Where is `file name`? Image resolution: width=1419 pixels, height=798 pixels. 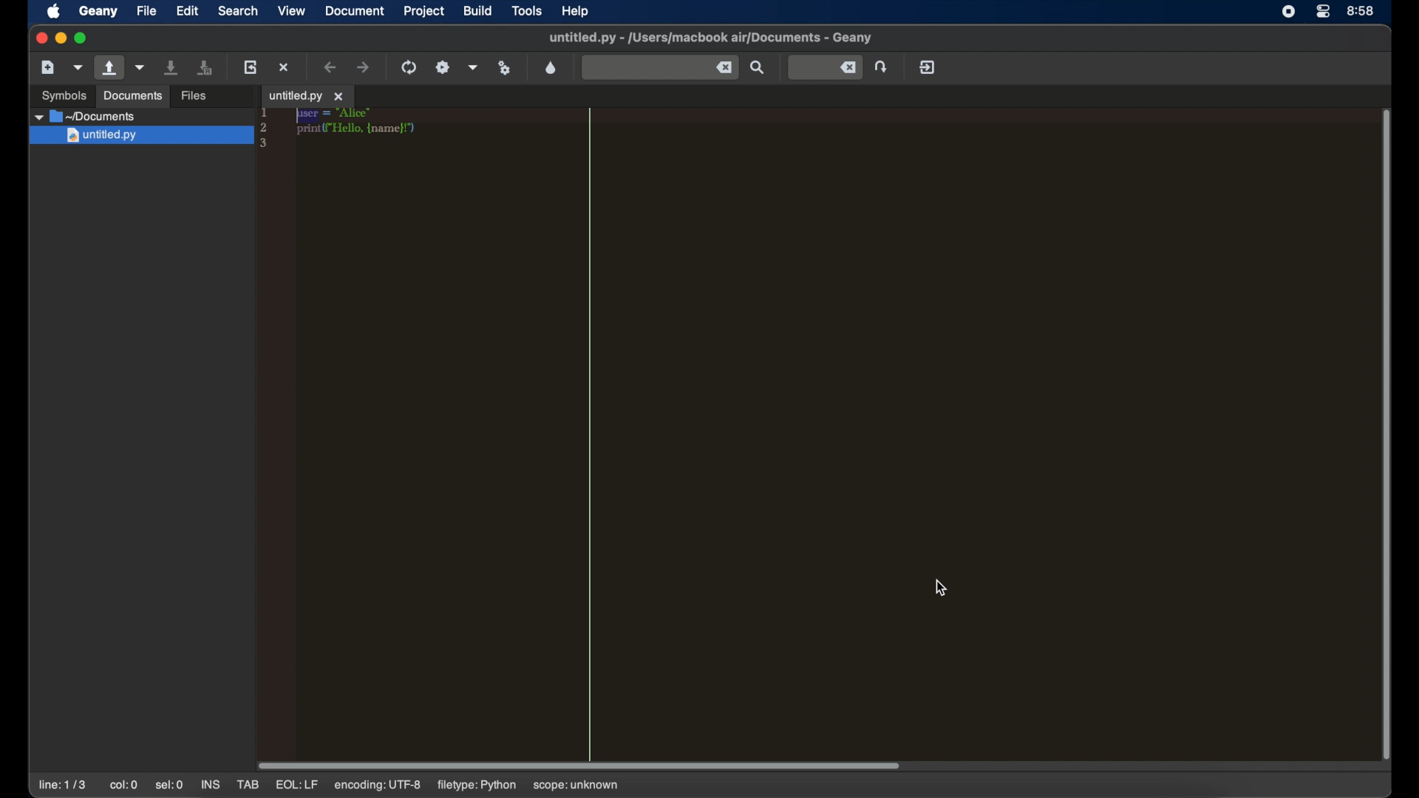
file name is located at coordinates (709, 38).